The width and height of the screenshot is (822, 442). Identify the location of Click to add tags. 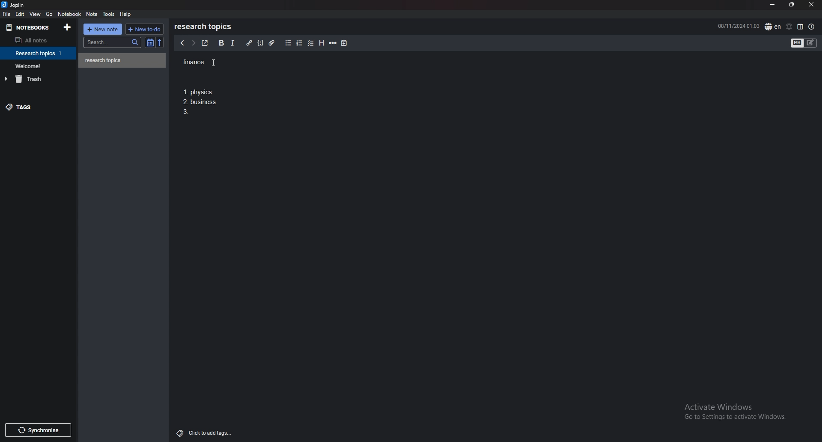
(202, 433).